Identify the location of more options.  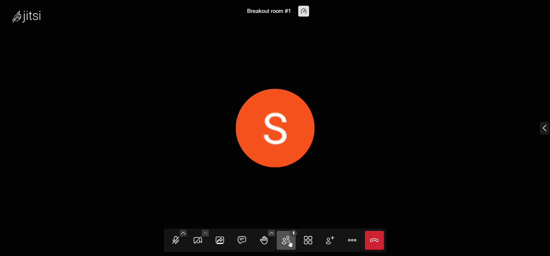
(352, 241).